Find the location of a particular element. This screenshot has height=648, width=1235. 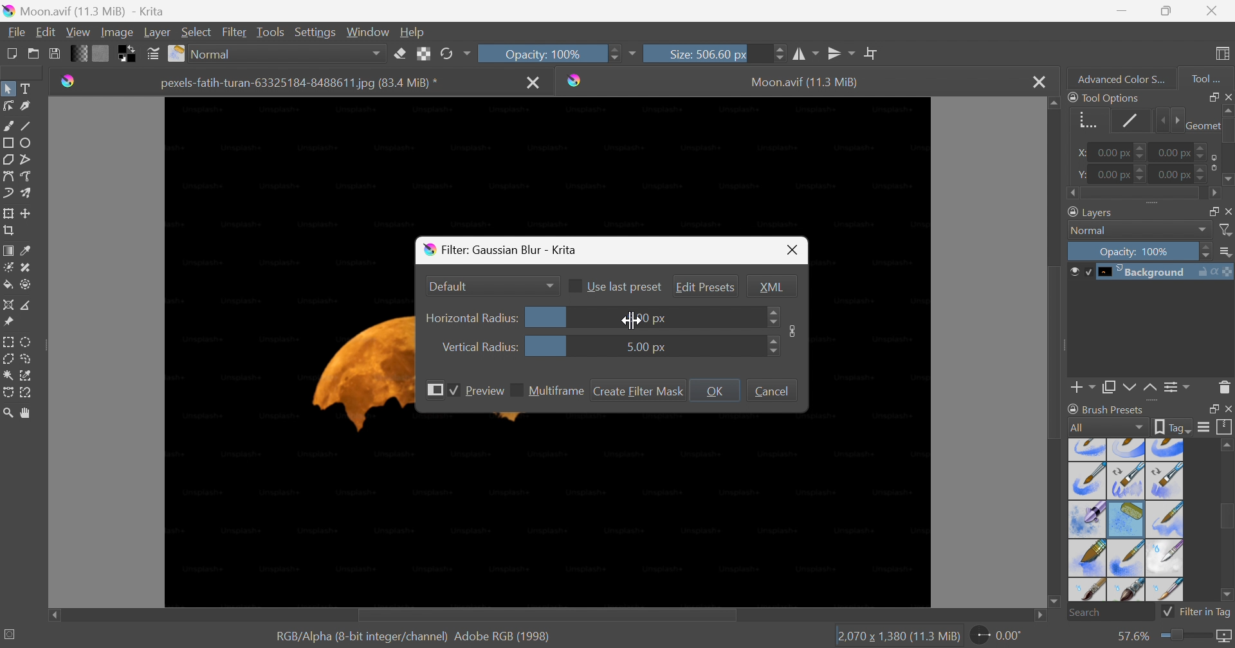

2,070×1,380 (11.3 MiB) is located at coordinates (897, 637).